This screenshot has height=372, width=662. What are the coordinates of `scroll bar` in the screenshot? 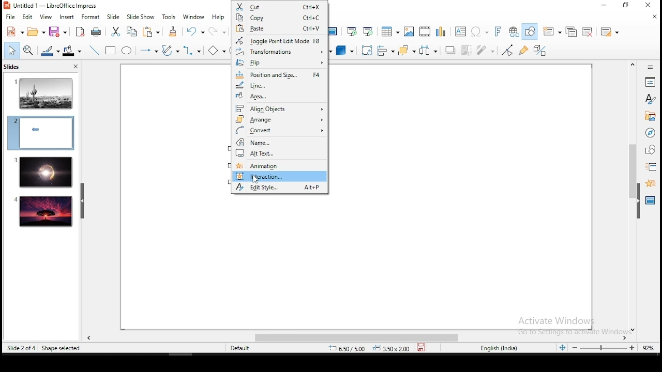 It's located at (631, 196).